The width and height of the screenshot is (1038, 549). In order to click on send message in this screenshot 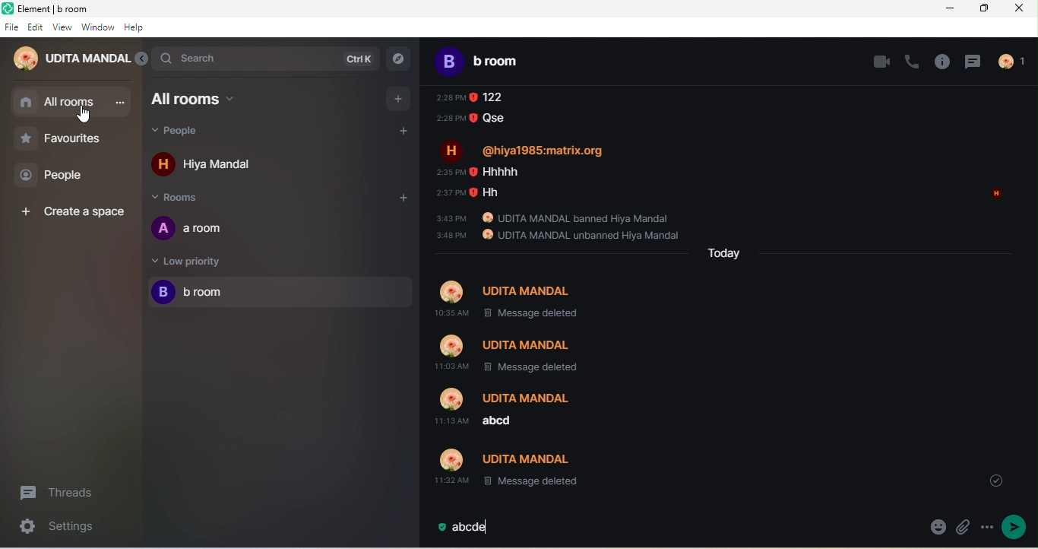, I will do `click(1015, 527)`.